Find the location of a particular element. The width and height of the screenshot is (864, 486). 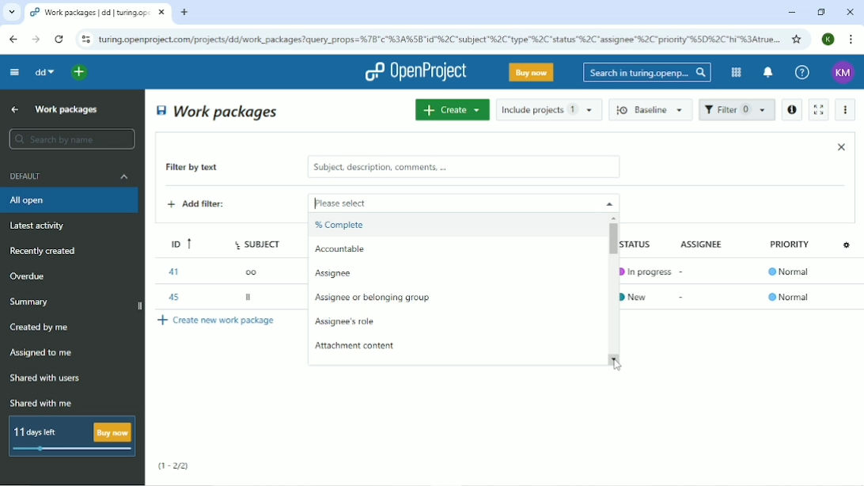

45 is located at coordinates (172, 295).